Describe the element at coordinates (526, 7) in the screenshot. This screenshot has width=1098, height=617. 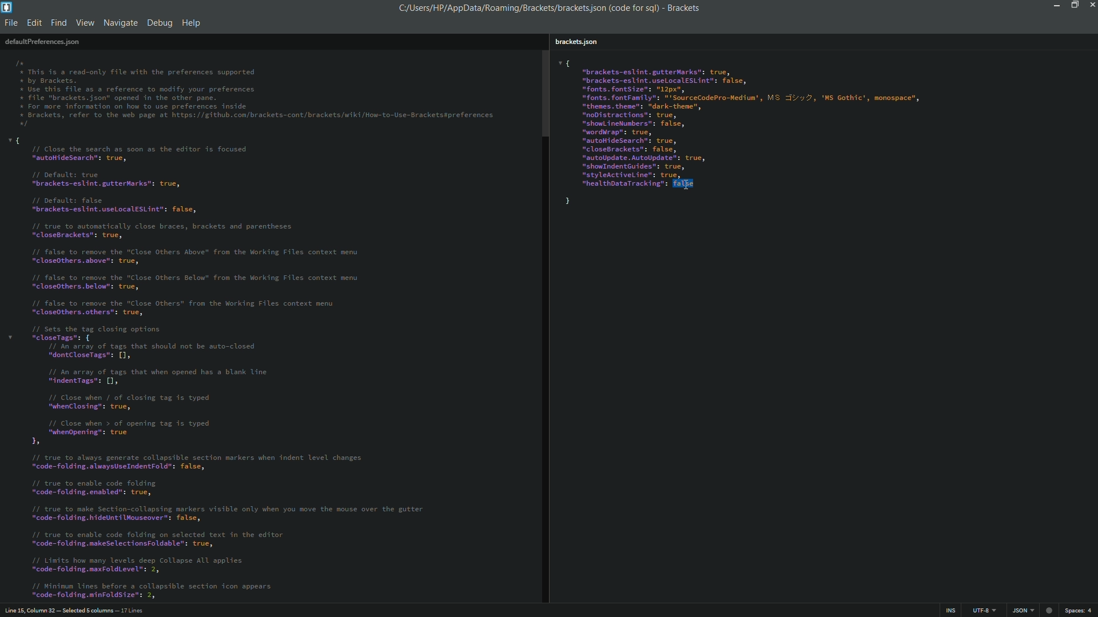
I see `File path` at that location.